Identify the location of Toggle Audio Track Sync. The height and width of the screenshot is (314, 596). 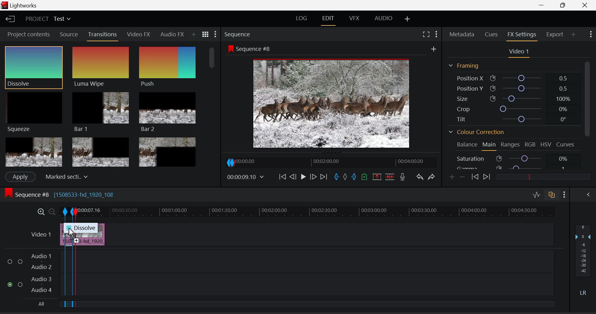
(553, 195).